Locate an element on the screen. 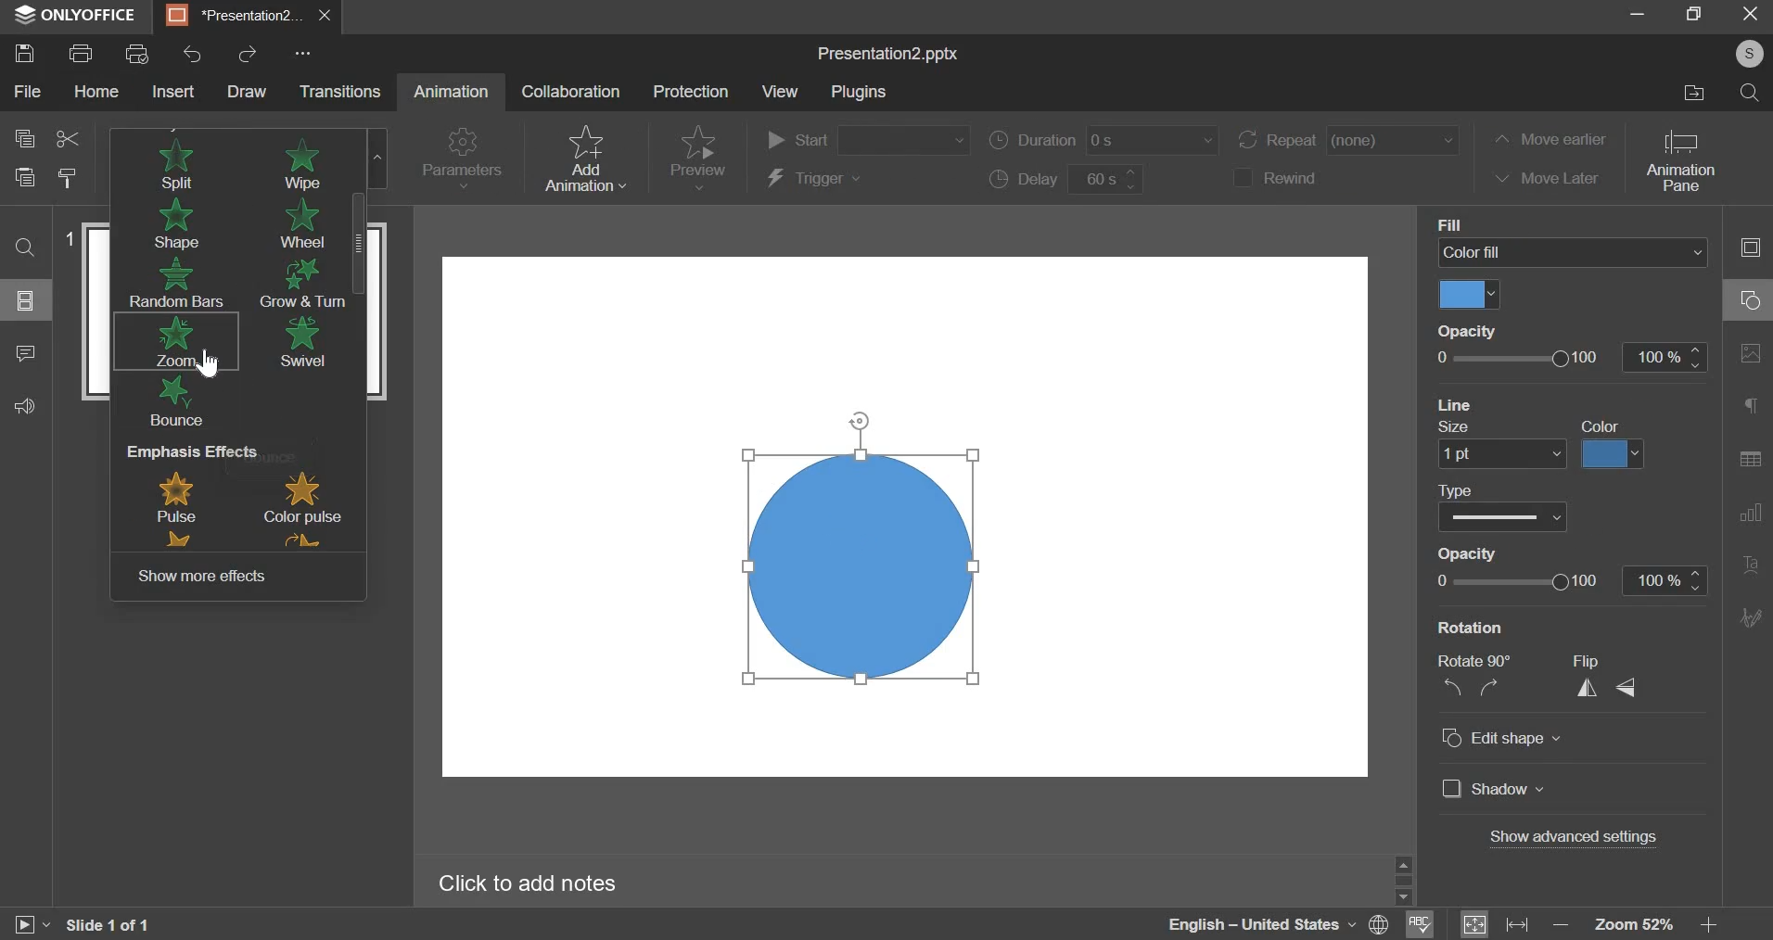 The image size is (1773, 940). reset background is located at coordinates (1524, 404).